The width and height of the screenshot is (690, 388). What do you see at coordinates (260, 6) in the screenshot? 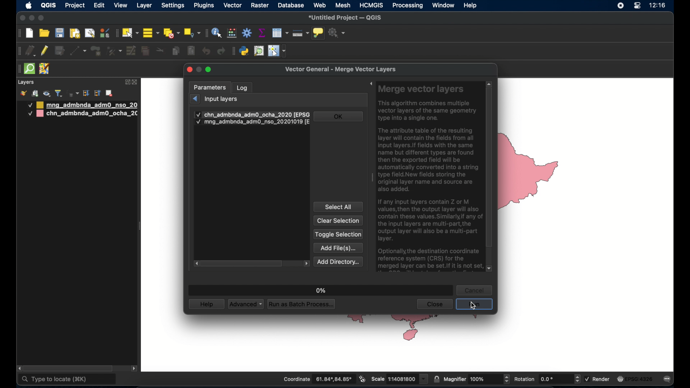
I see `raster` at bounding box center [260, 6].